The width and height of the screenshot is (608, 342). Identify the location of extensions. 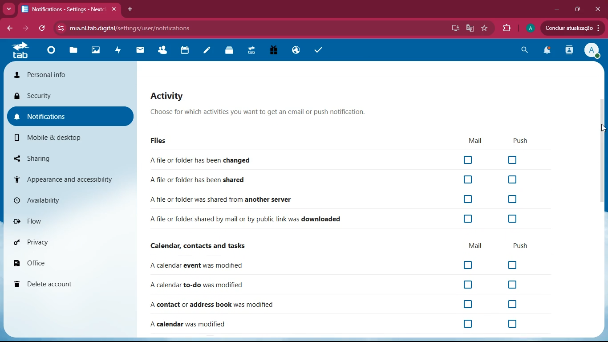
(507, 28).